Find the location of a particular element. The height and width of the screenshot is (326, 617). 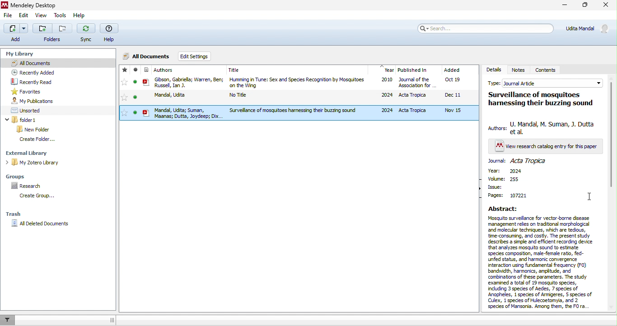

all deleted documents is located at coordinates (41, 223).